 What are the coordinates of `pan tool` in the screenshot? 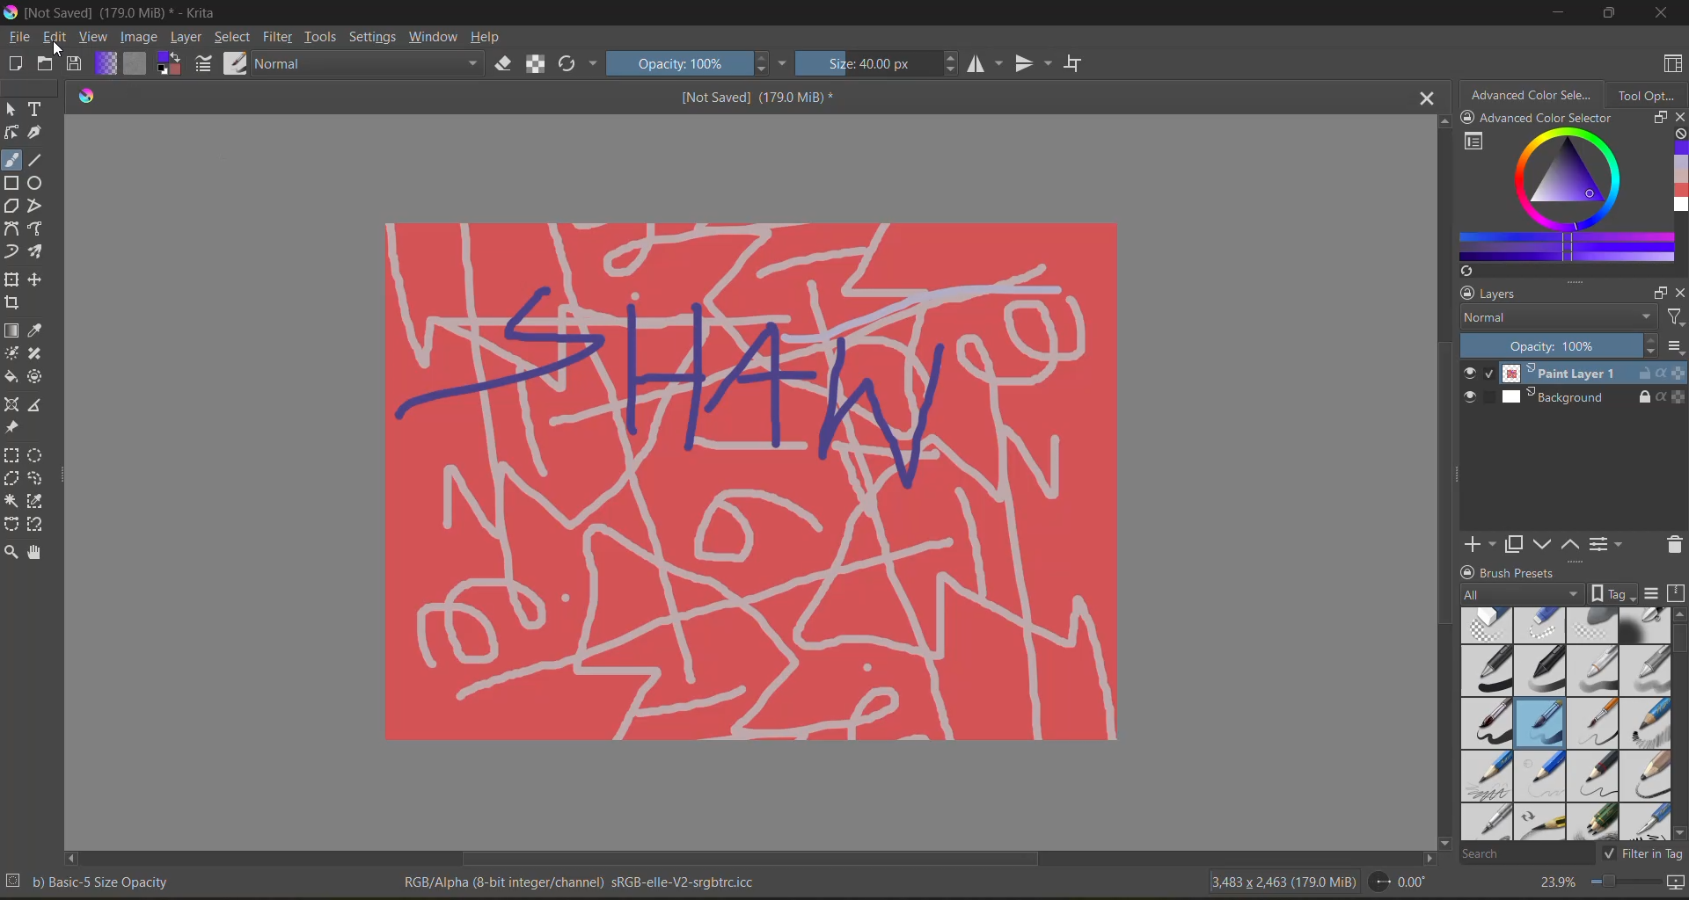 It's located at (37, 552).